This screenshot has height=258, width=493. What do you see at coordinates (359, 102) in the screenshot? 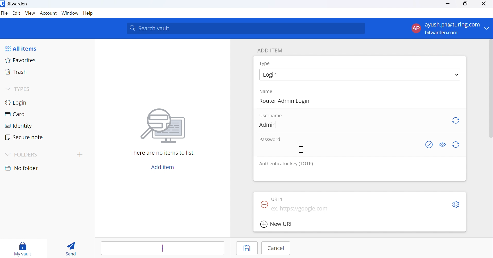
I see `add name` at bounding box center [359, 102].